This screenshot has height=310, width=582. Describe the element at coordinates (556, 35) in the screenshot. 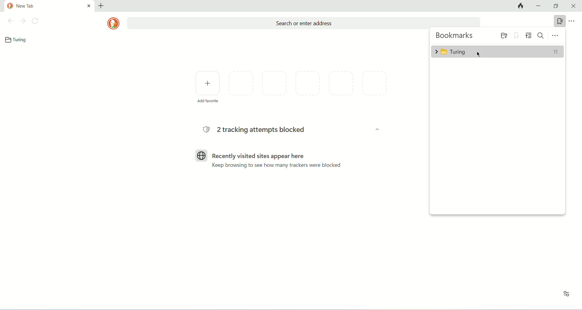

I see `options` at that location.